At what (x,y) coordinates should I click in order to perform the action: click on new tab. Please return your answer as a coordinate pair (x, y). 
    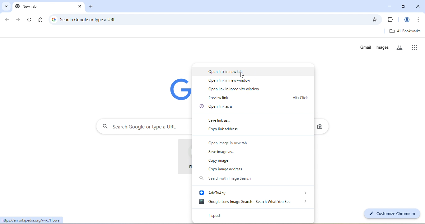
    Looking at the image, I should click on (93, 7).